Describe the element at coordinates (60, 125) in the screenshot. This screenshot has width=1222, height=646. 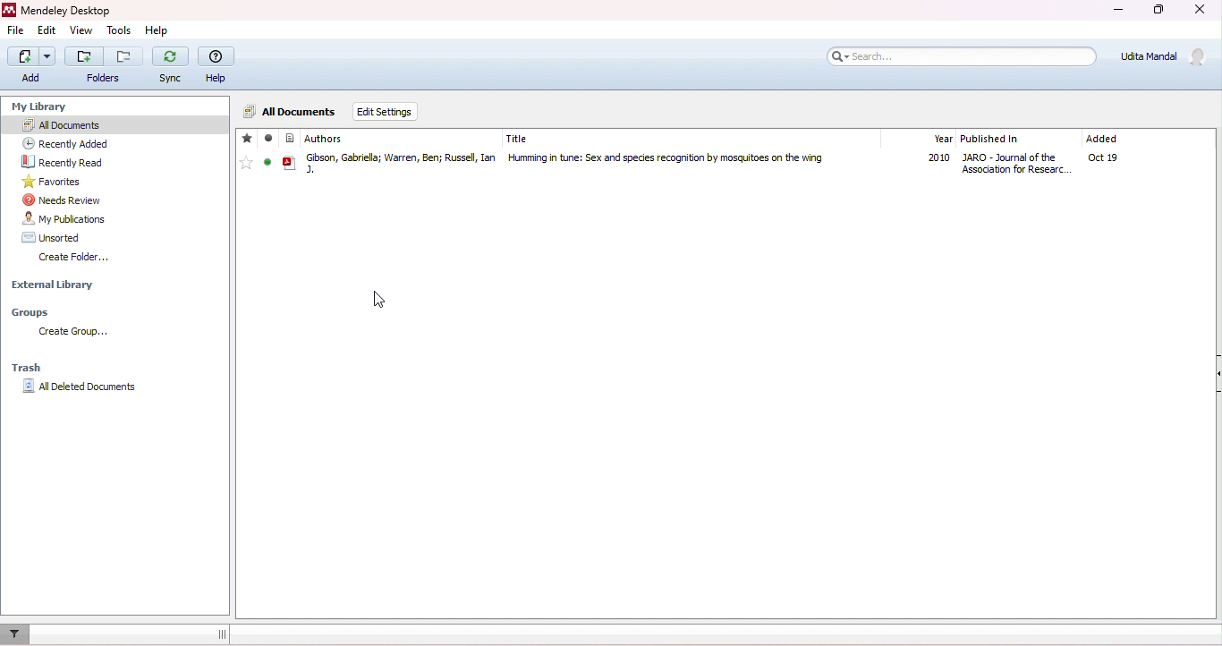
I see `all documents` at that location.